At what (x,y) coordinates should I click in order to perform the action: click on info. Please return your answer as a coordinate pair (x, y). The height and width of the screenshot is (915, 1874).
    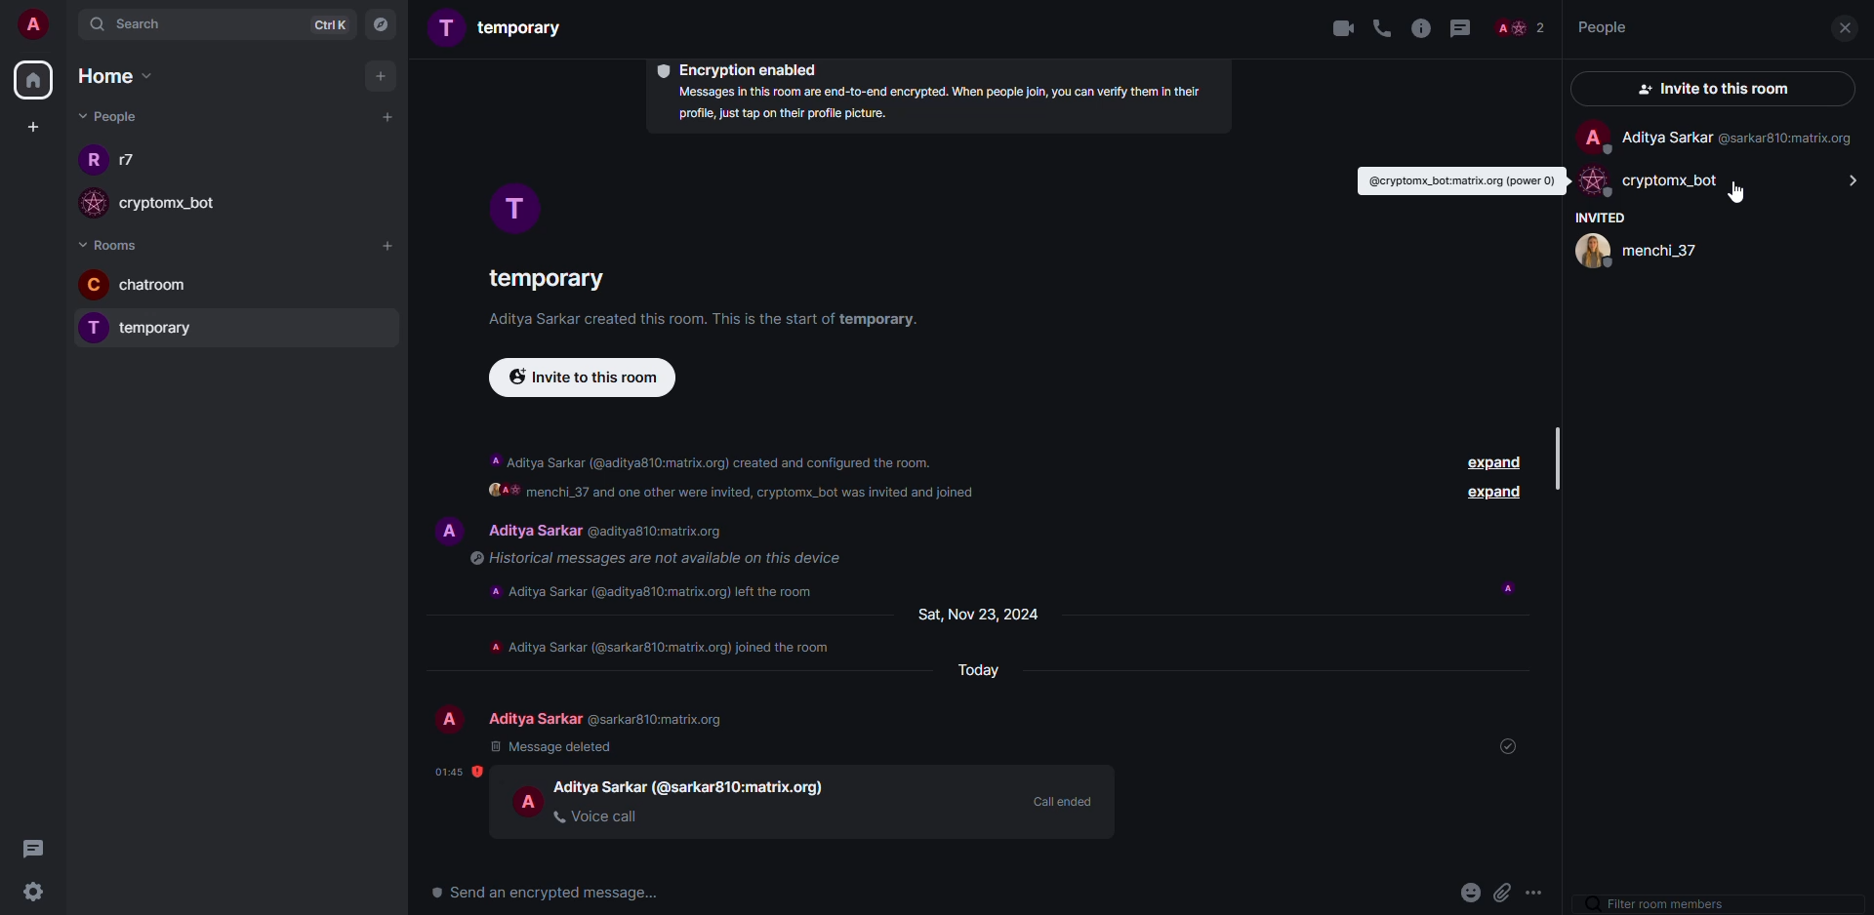
    Looking at the image, I should click on (1421, 29).